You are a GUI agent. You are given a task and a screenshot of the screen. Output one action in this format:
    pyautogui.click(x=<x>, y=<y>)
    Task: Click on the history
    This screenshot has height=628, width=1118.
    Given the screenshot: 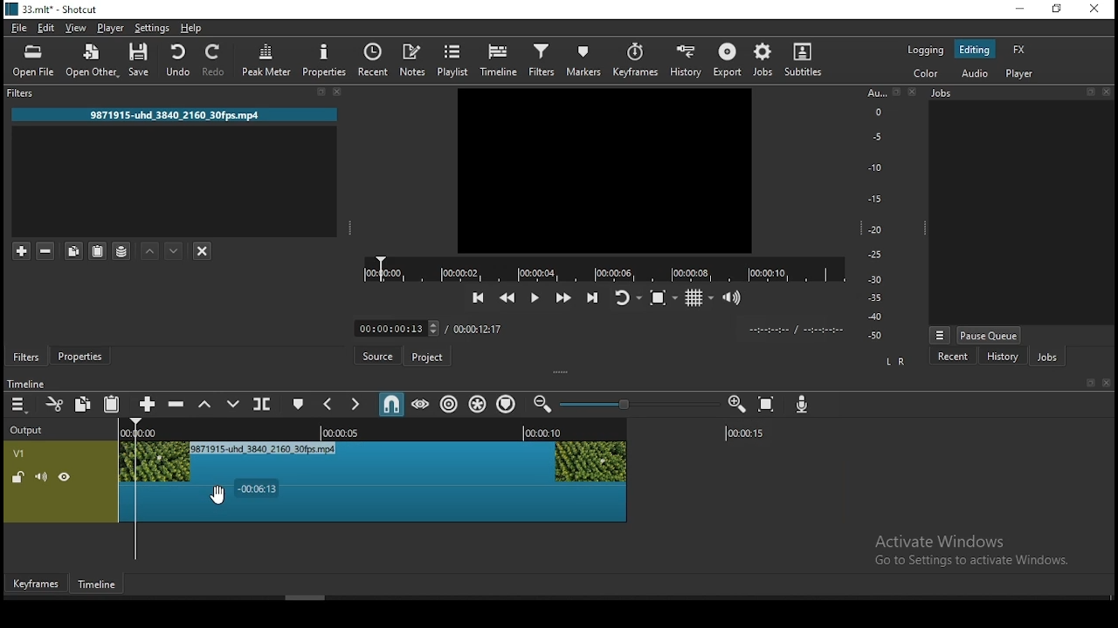 What is the action you would take?
    pyautogui.click(x=1001, y=356)
    